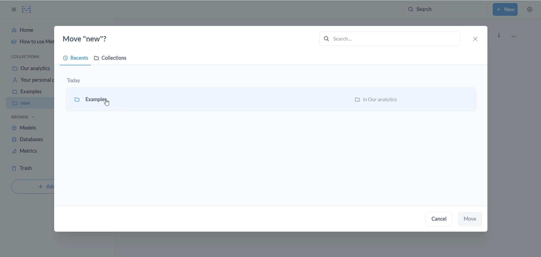 The height and width of the screenshot is (257, 541). I want to click on SEARCH  BUTTON, so click(445, 9).